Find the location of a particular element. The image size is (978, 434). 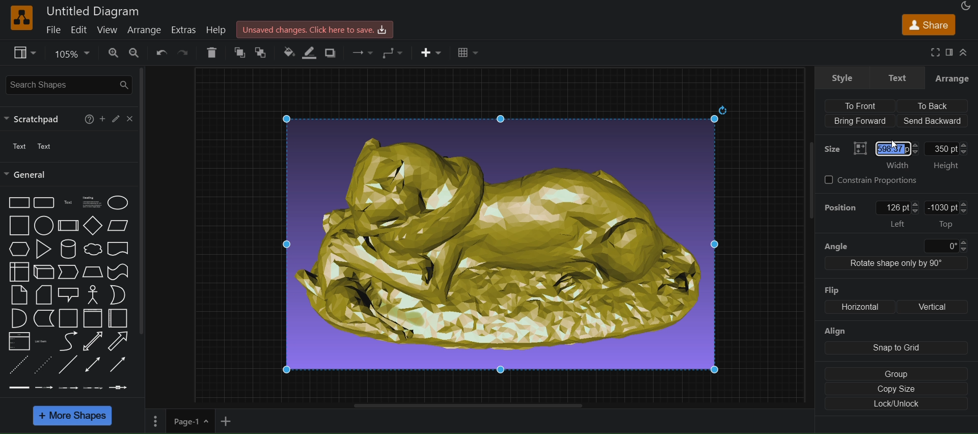

Add is located at coordinates (101, 119).